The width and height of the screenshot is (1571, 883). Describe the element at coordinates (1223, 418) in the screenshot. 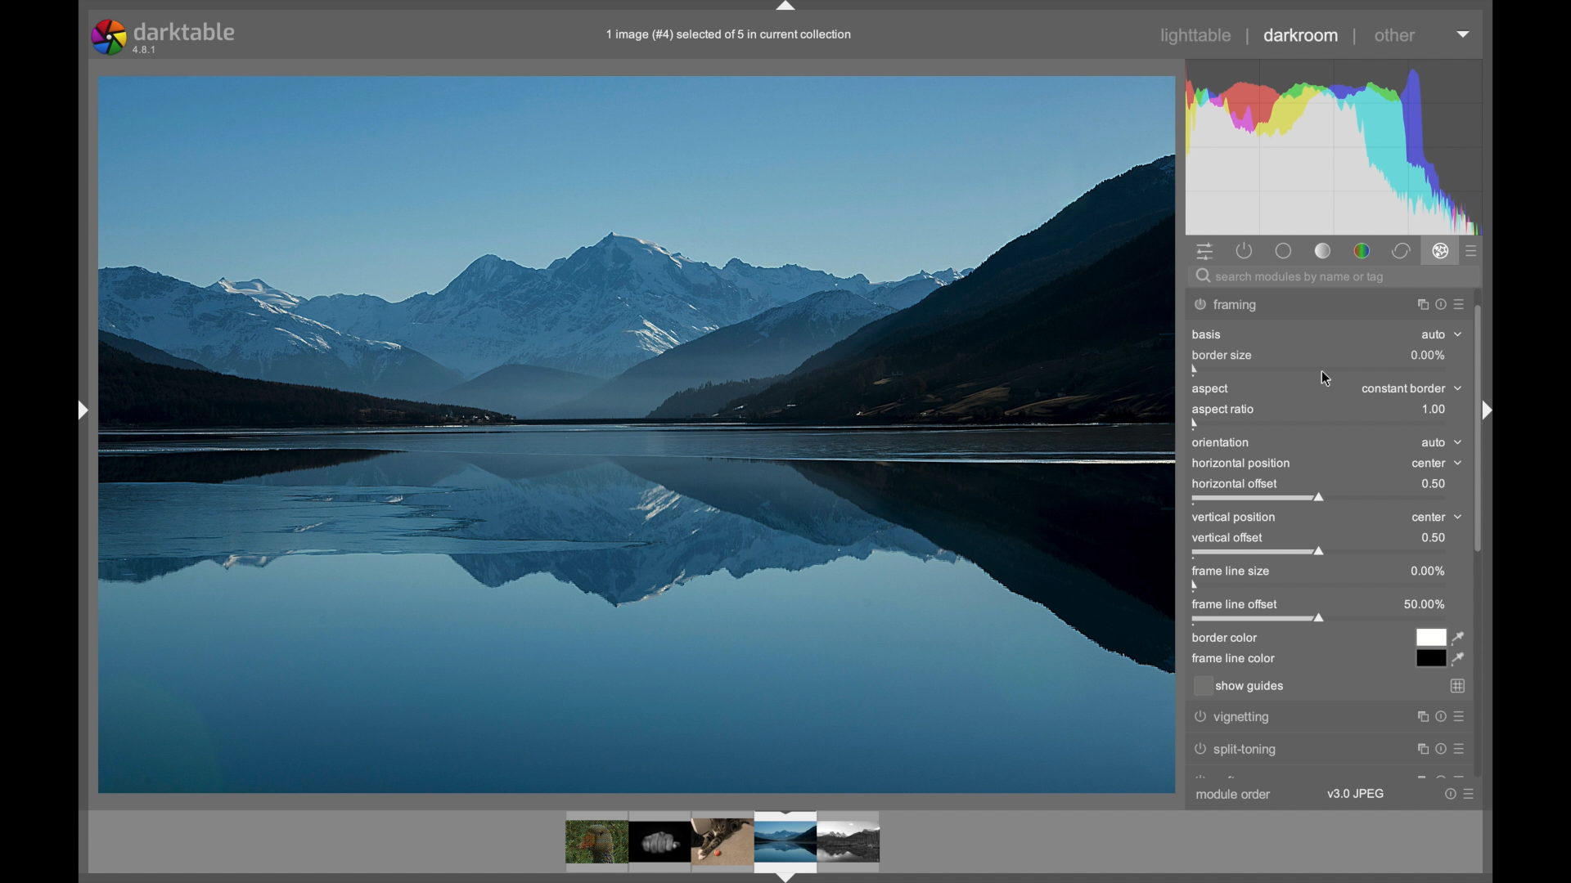

I see `aspect ratio slider` at that location.